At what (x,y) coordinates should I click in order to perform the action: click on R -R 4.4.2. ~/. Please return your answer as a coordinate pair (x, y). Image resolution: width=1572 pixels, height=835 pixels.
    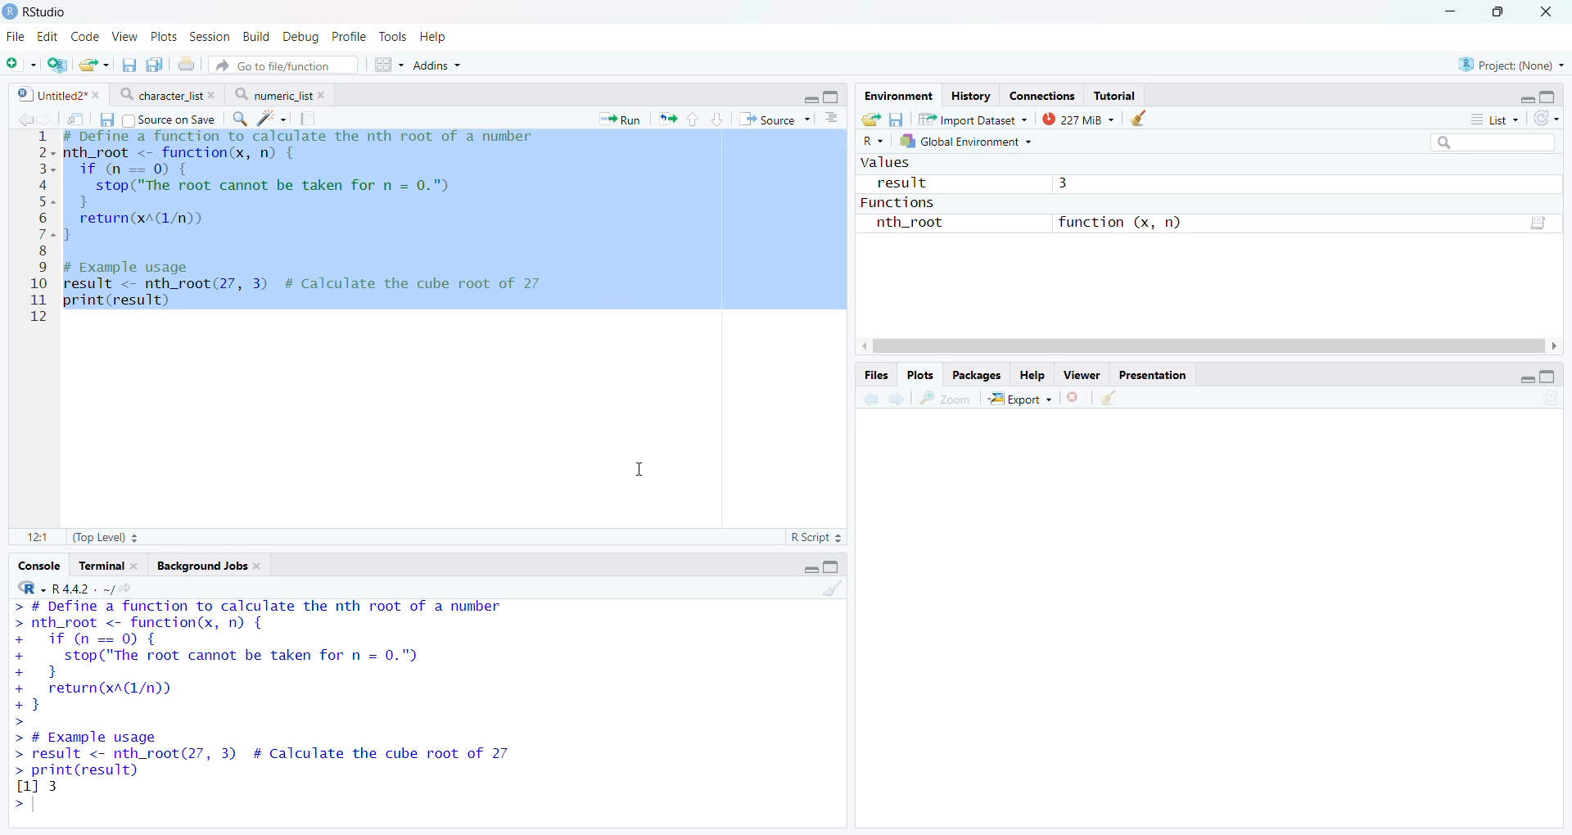
    Looking at the image, I should click on (75, 588).